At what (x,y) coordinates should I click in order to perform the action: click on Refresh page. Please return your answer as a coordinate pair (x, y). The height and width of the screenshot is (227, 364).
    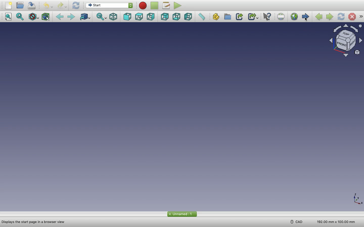
    Looking at the image, I should click on (341, 17).